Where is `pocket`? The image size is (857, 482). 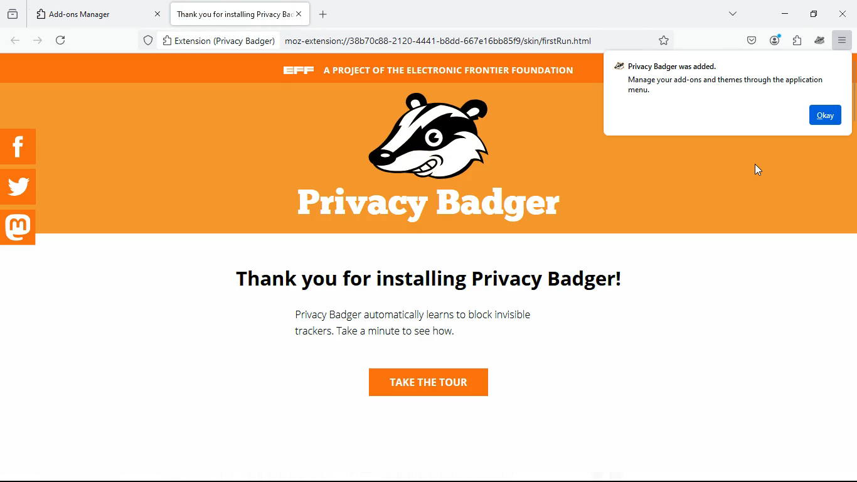
pocket is located at coordinates (750, 40).